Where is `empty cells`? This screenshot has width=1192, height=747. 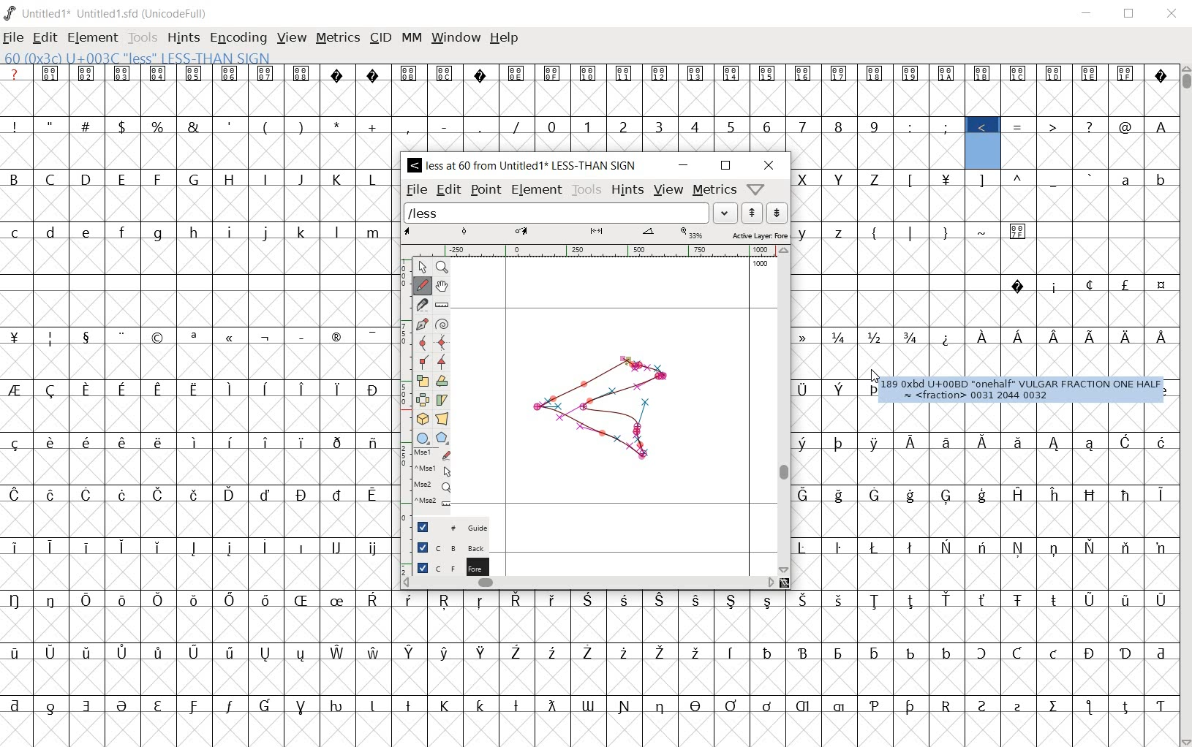
empty cells is located at coordinates (196, 520).